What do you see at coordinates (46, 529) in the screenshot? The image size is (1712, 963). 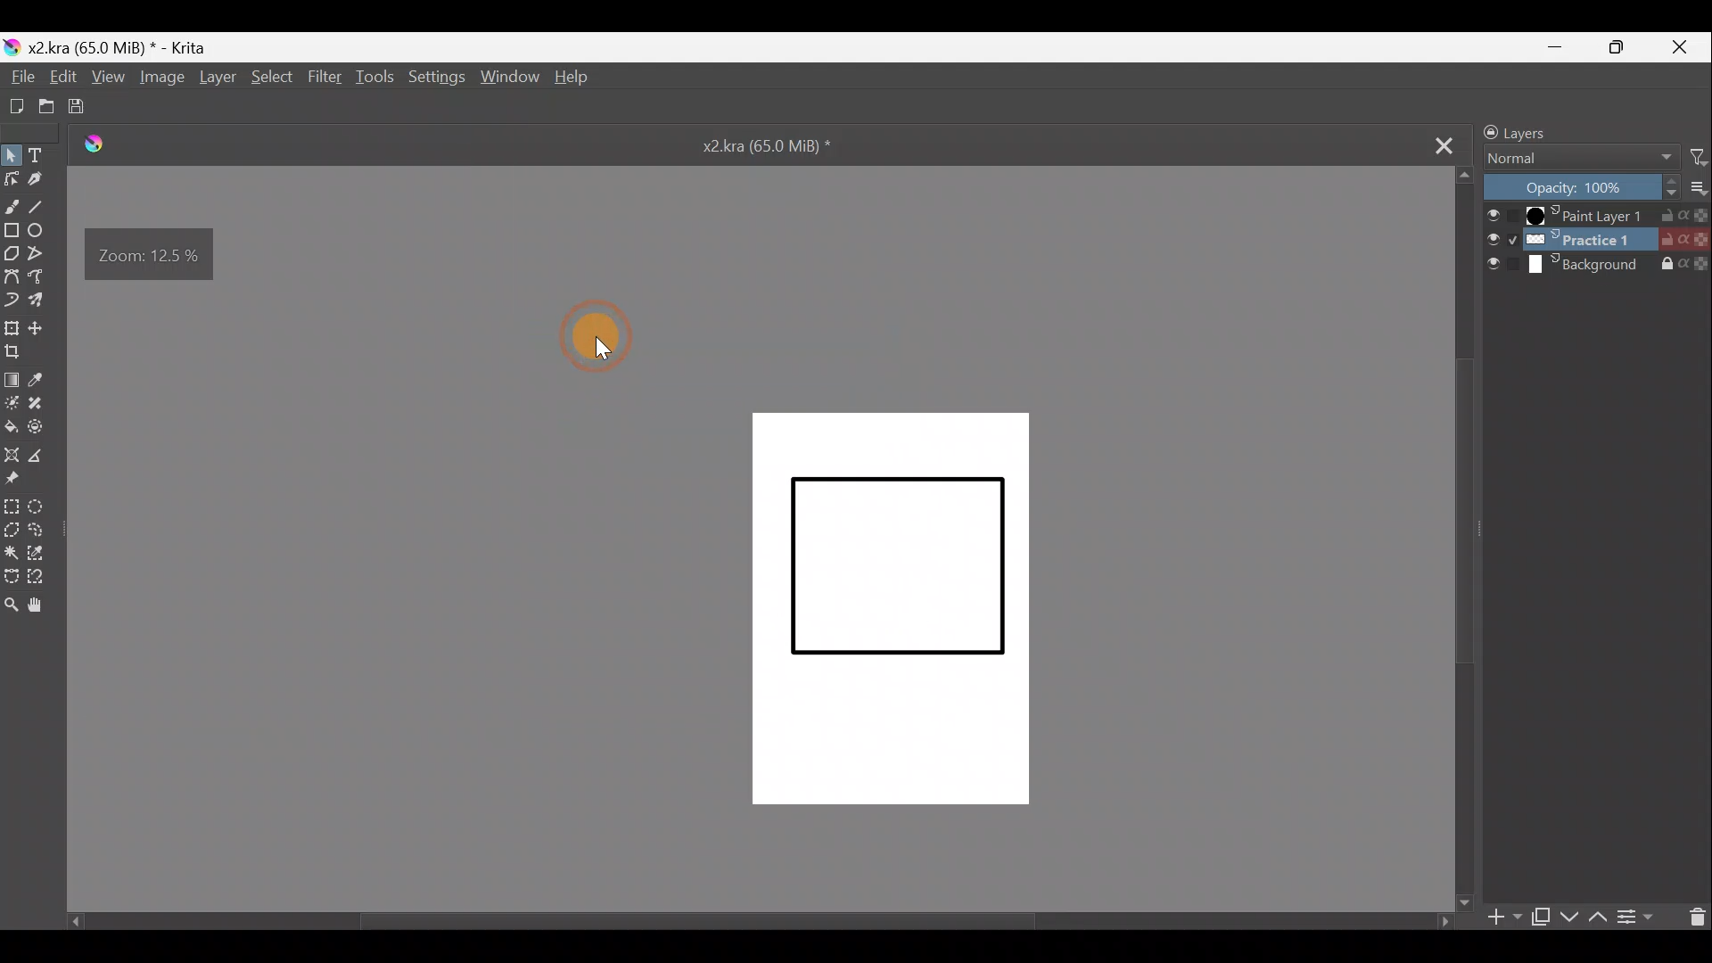 I see `Freehand selection tool` at bounding box center [46, 529].